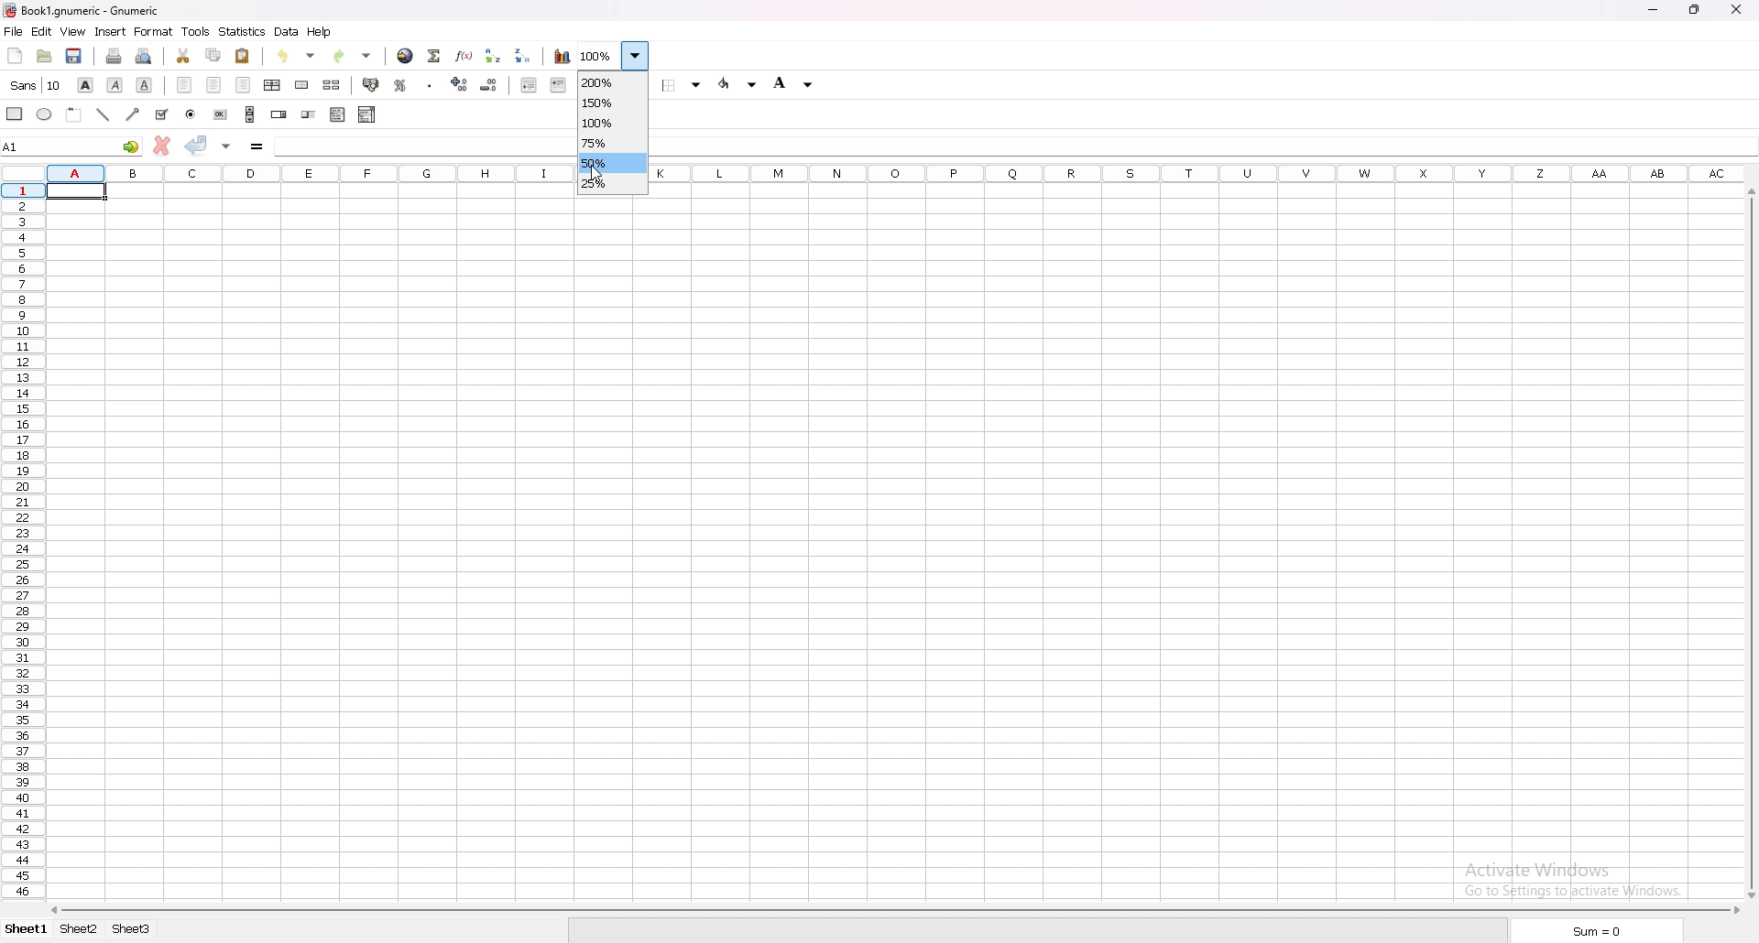 The height and width of the screenshot is (943, 1759). What do you see at coordinates (595, 56) in the screenshot?
I see `zoom 100%` at bounding box center [595, 56].